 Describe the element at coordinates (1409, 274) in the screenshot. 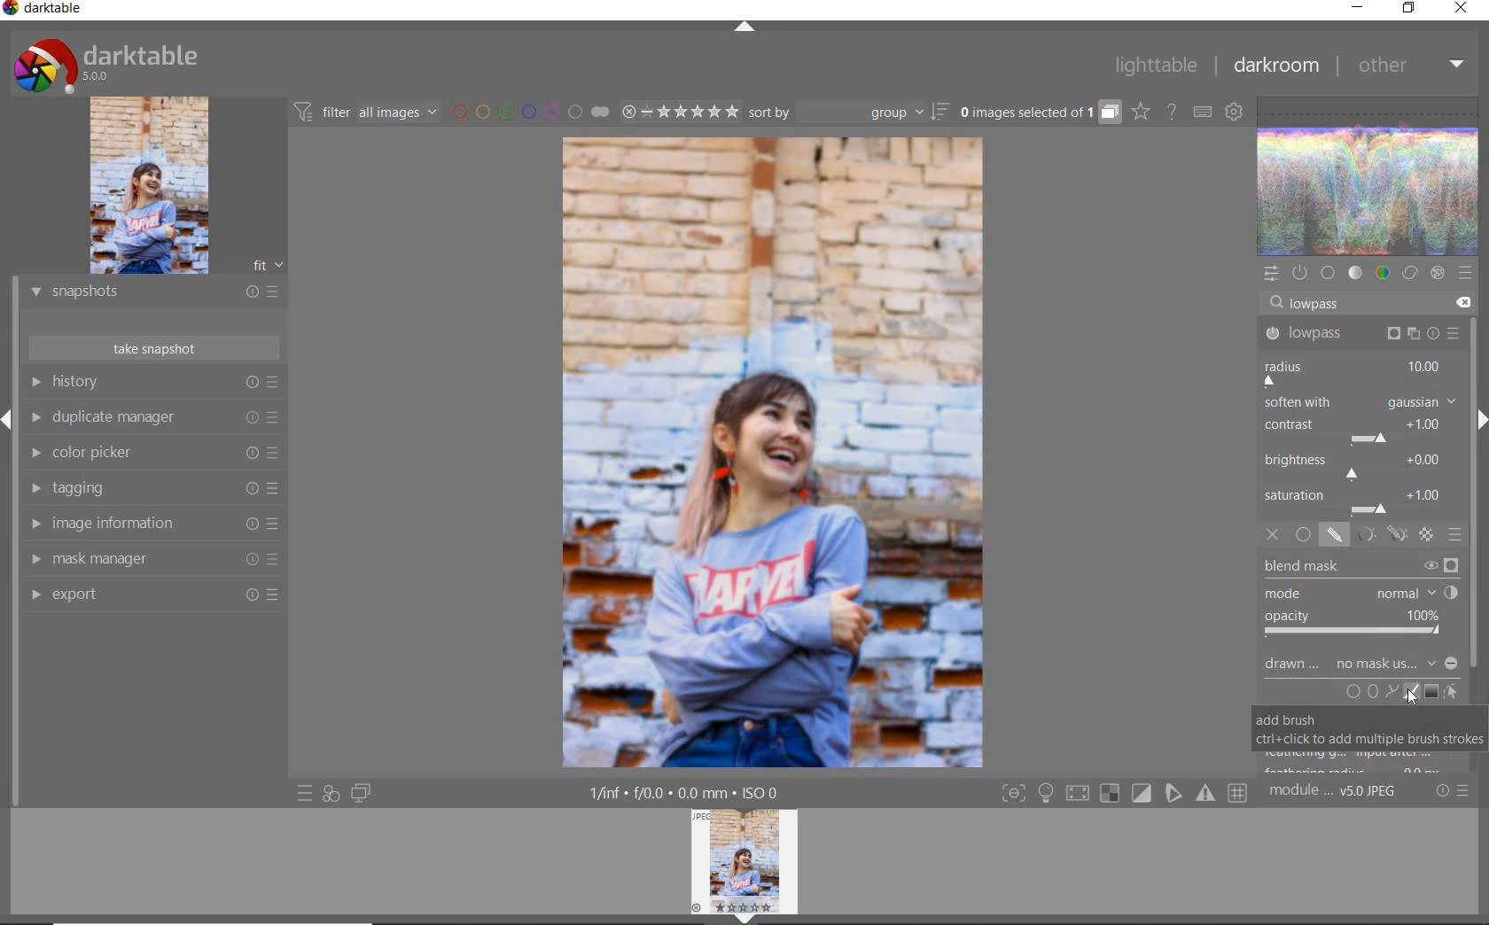

I see `correct` at that location.